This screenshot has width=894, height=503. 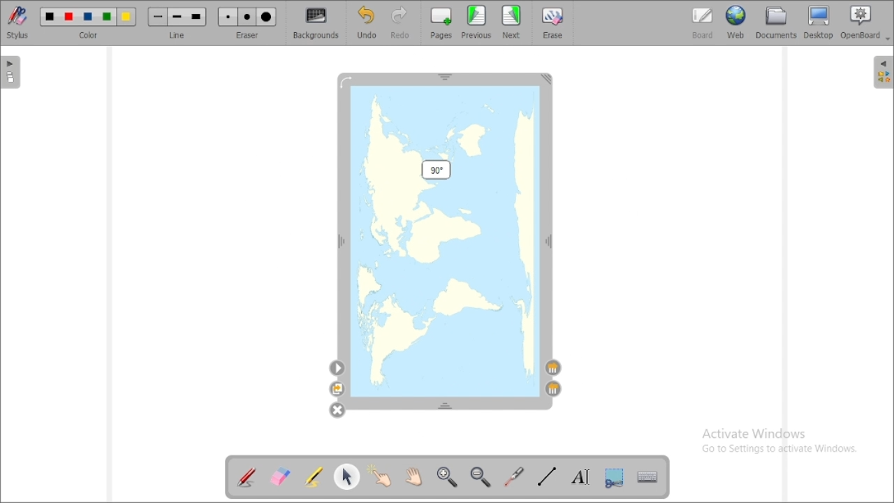 What do you see at coordinates (819, 22) in the screenshot?
I see `desktop` at bounding box center [819, 22].